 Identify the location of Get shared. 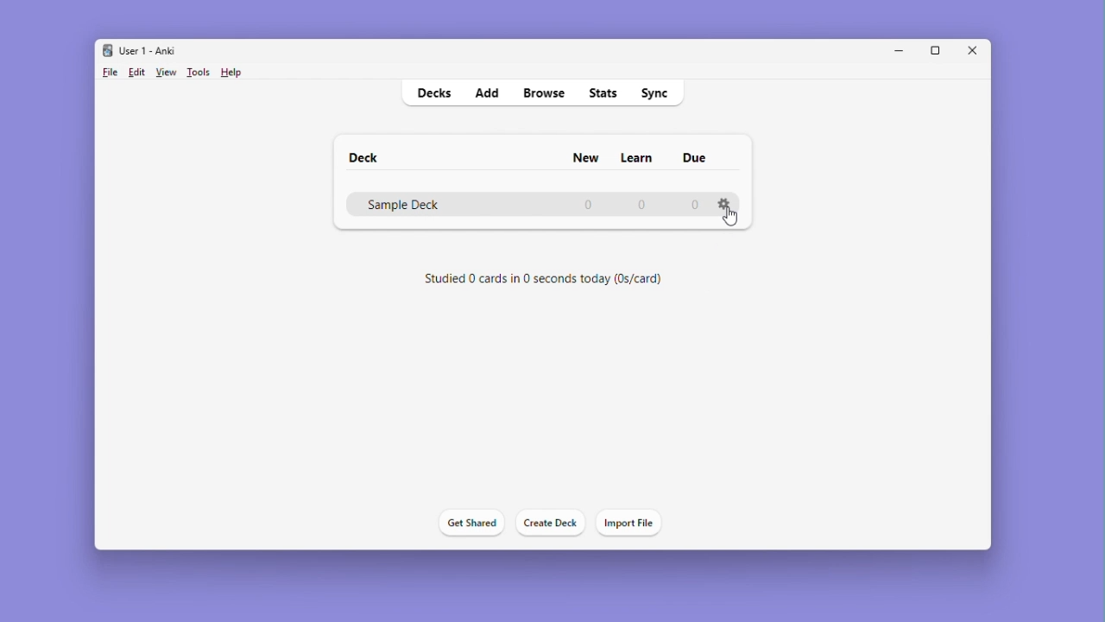
(466, 524).